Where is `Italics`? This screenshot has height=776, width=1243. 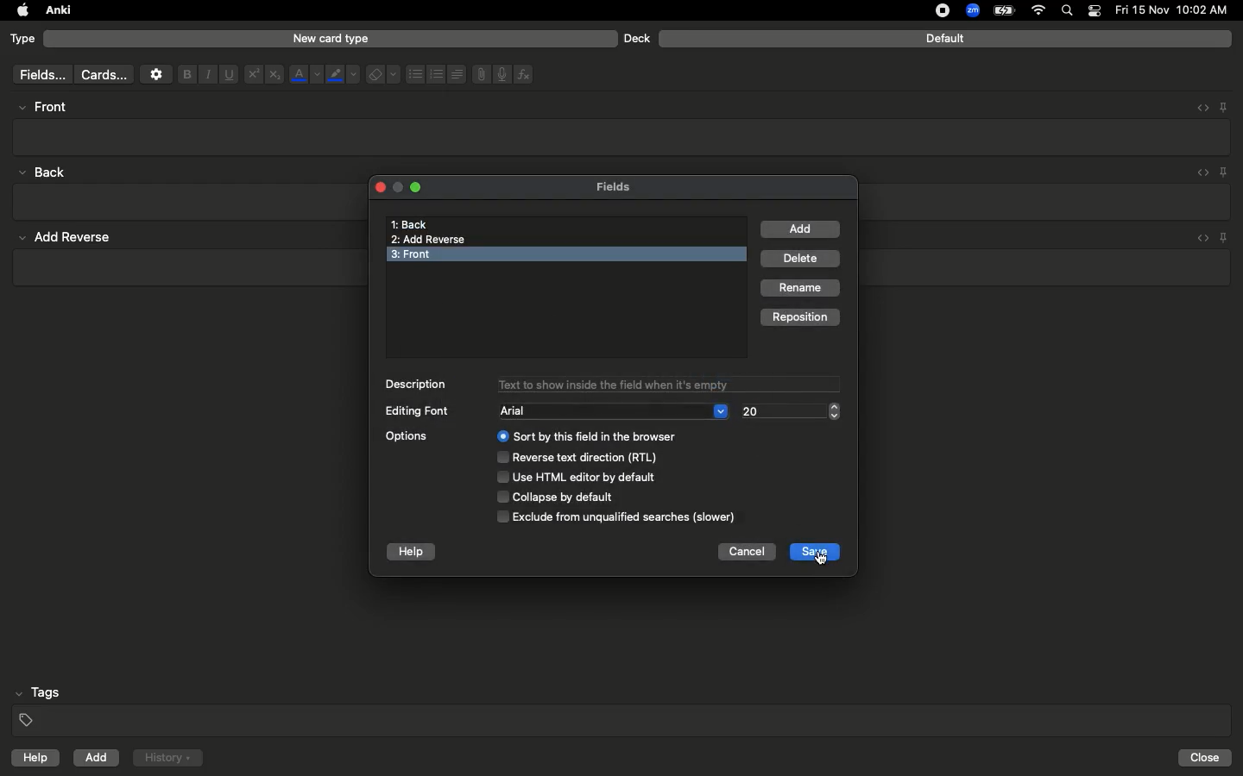
Italics is located at coordinates (205, 75).